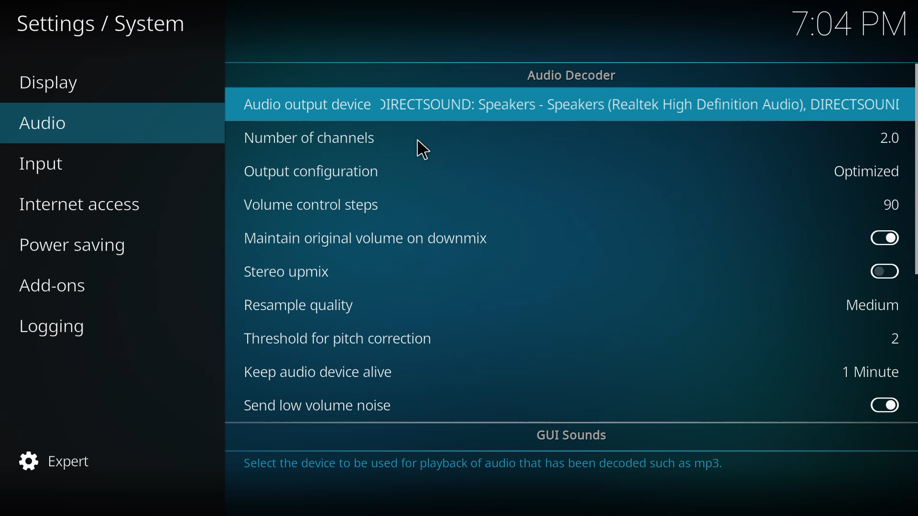 The image size is (918, 516). Describe the element at coordinates (310, 139) in the screenshot. I see `number of channels` at that location.